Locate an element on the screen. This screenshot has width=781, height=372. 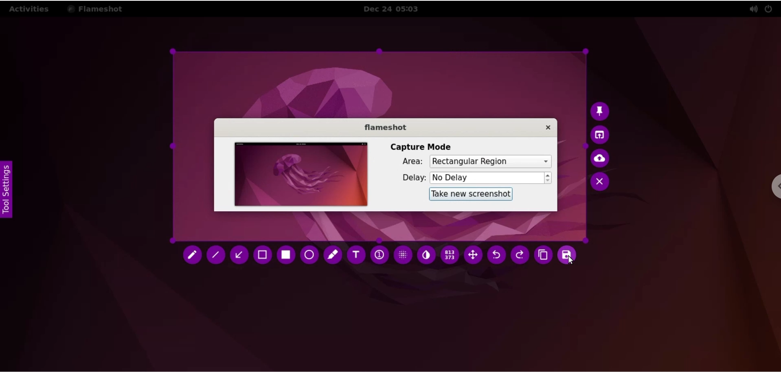
inverter is located at coordinates (428, 255).